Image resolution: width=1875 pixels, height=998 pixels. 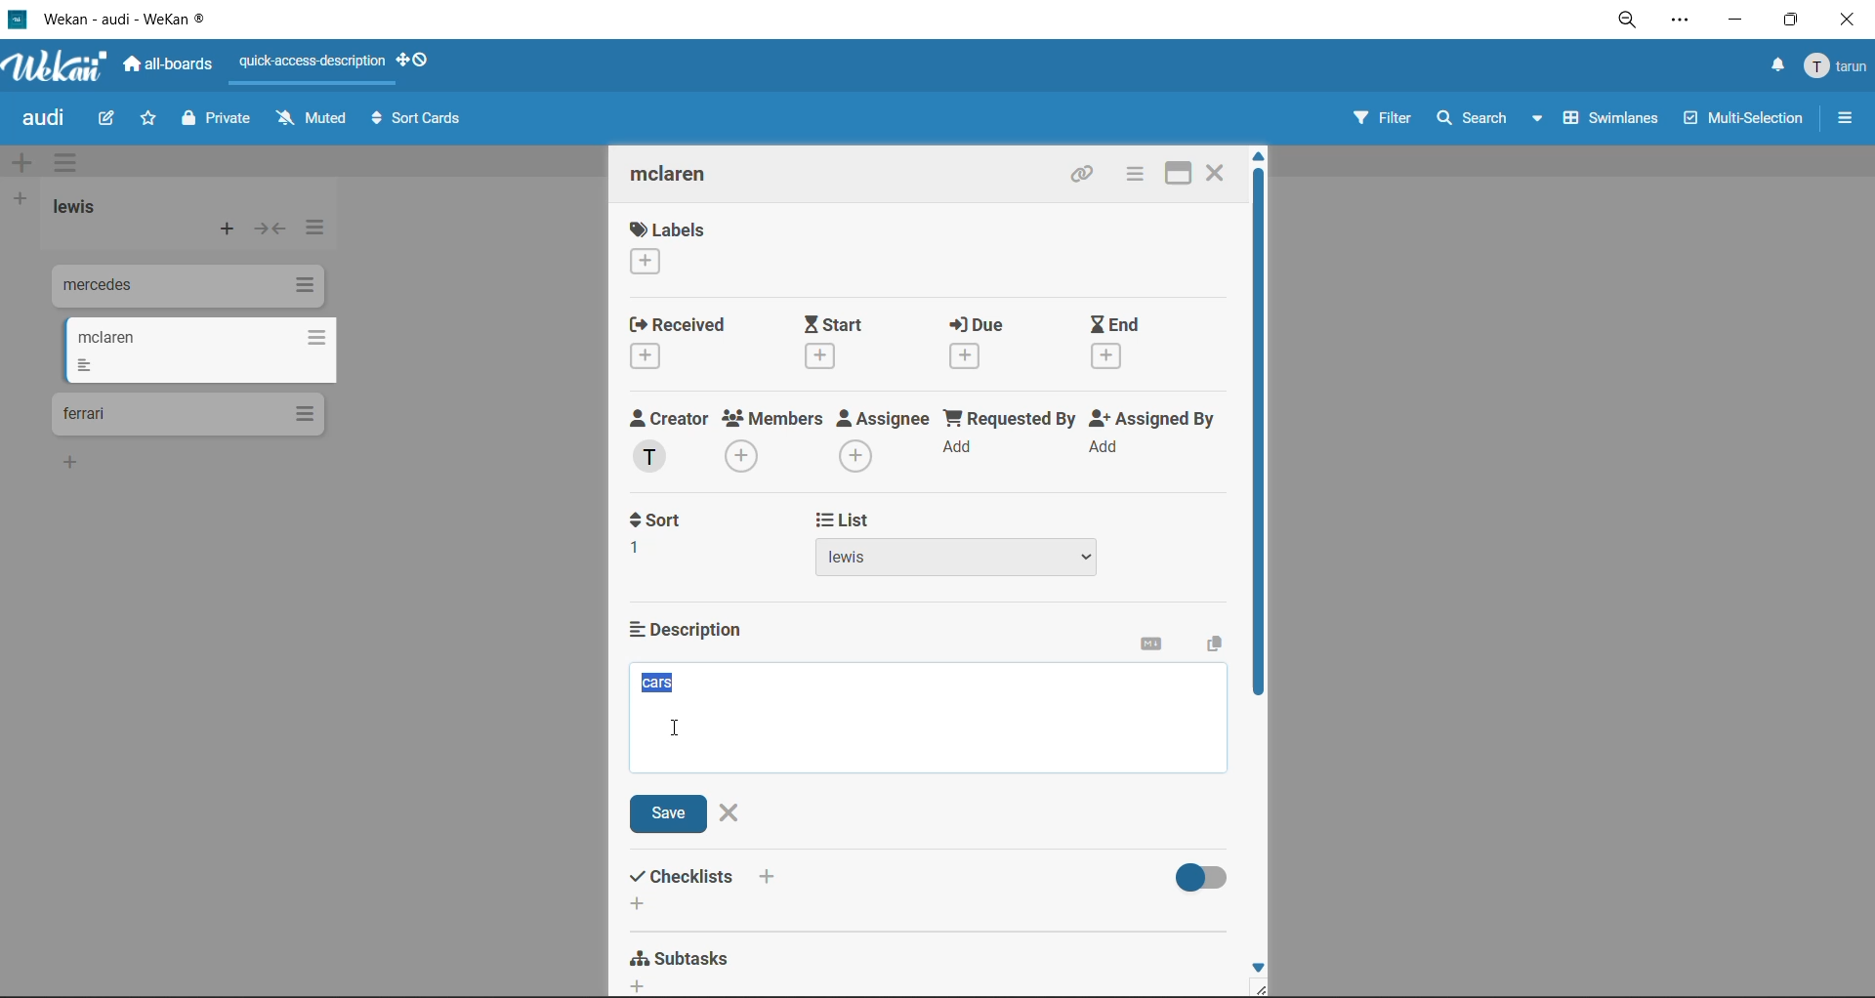 What do you see at coordinates (964, 545) in the screenshot?
I see `list` at bounding box center [964, 545].